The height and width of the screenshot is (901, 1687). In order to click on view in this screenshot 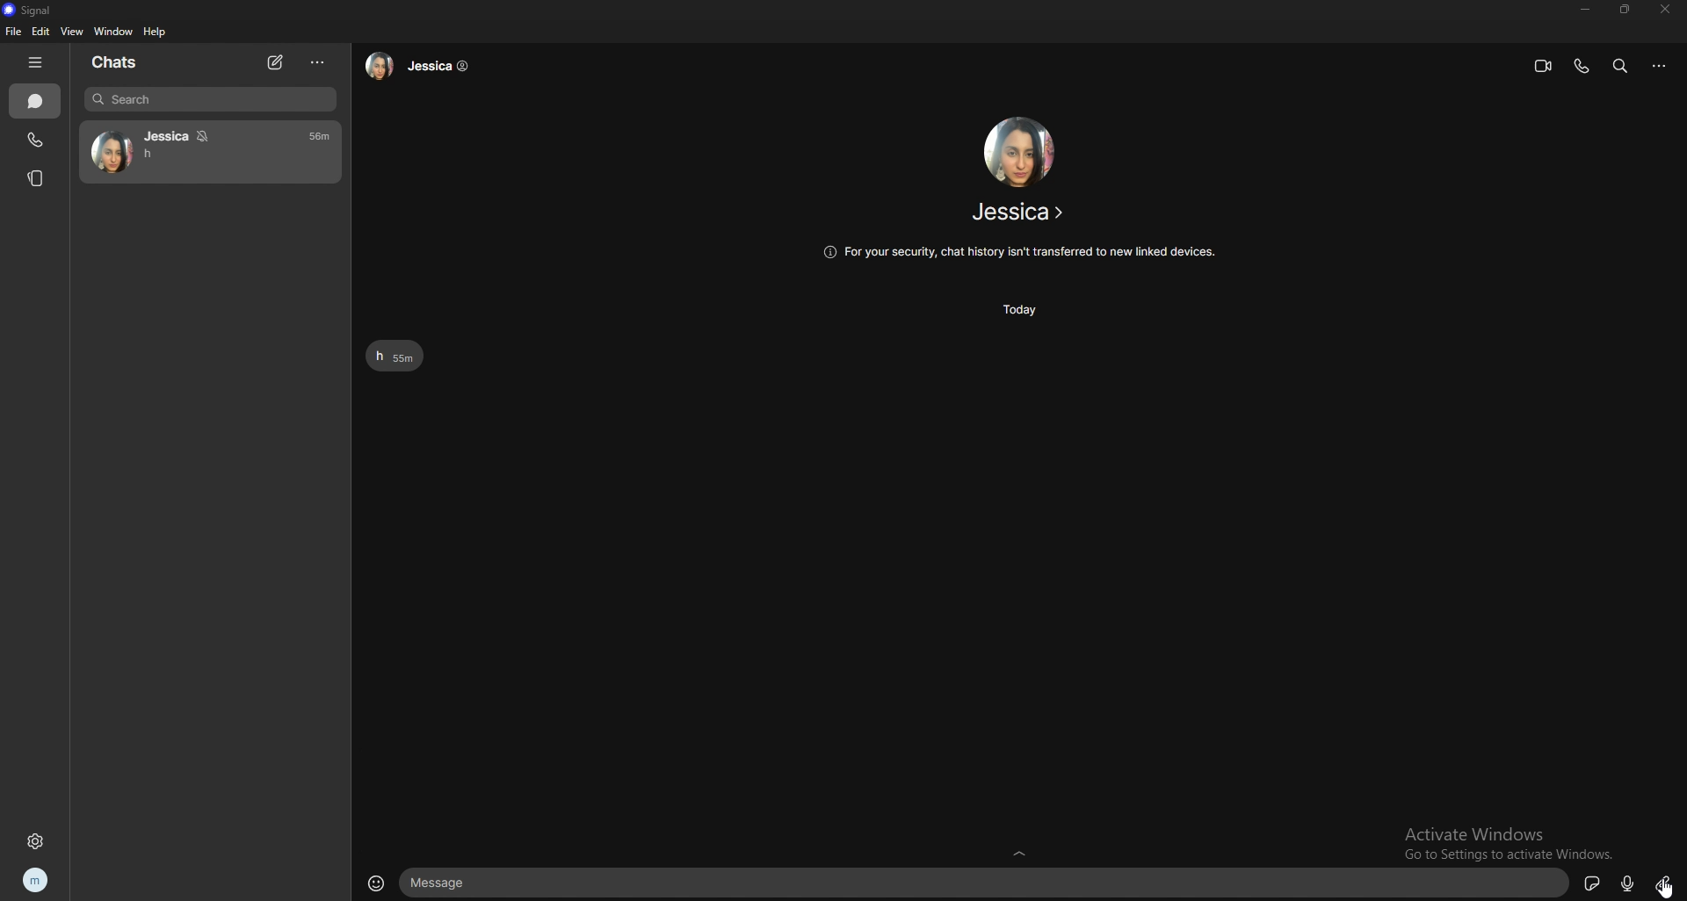, I will do `click(73, 32)`.